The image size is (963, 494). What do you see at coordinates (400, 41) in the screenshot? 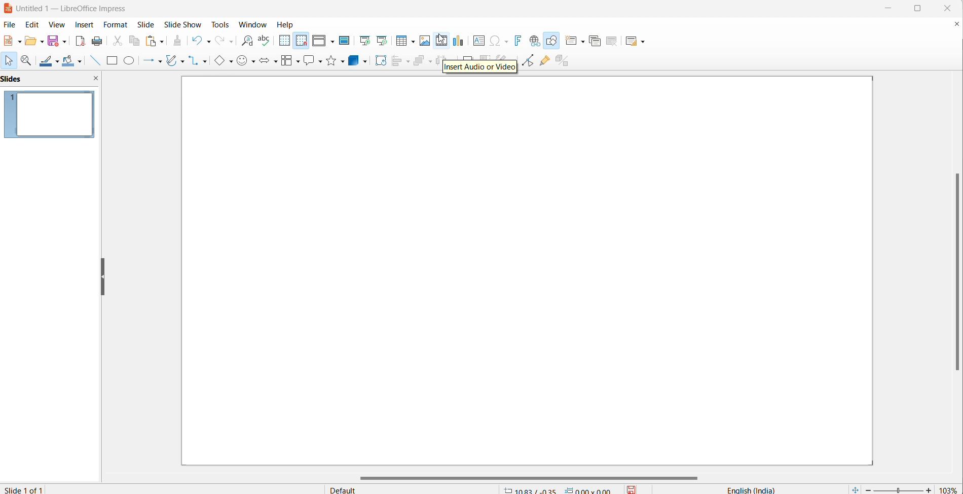
I see `insert table` at bounding box center [400, 41].